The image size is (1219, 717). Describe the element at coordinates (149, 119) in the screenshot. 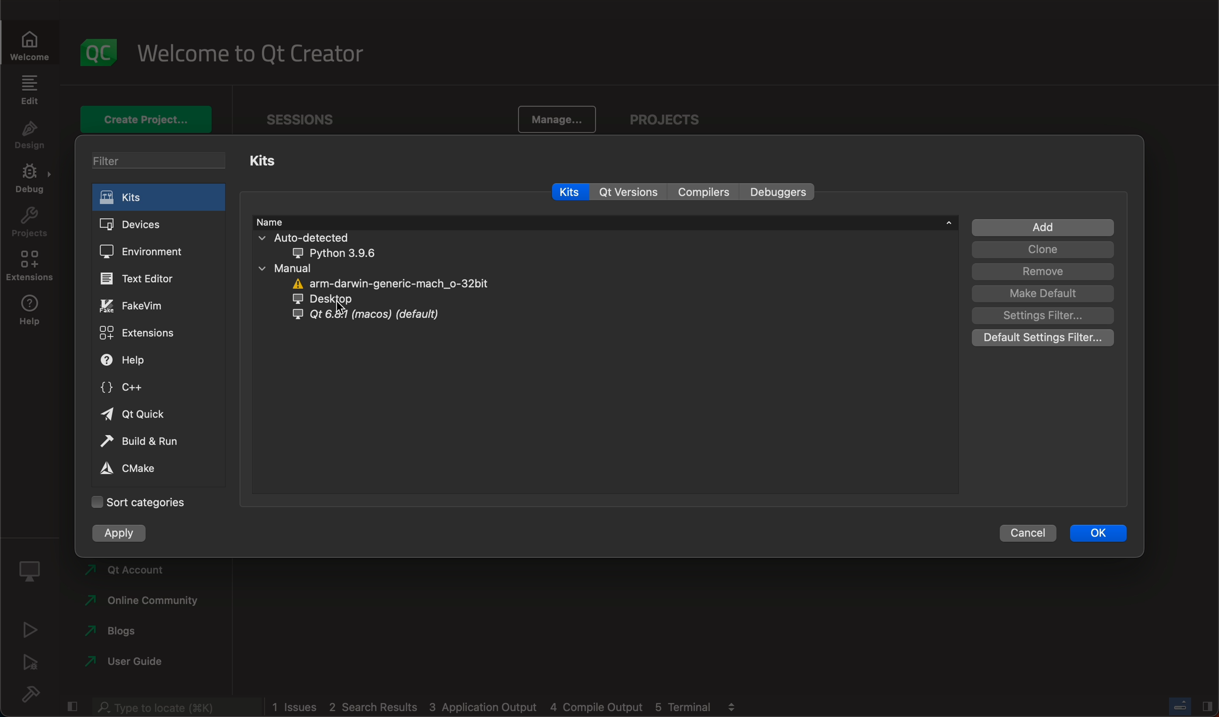

I see `create project` at that location.